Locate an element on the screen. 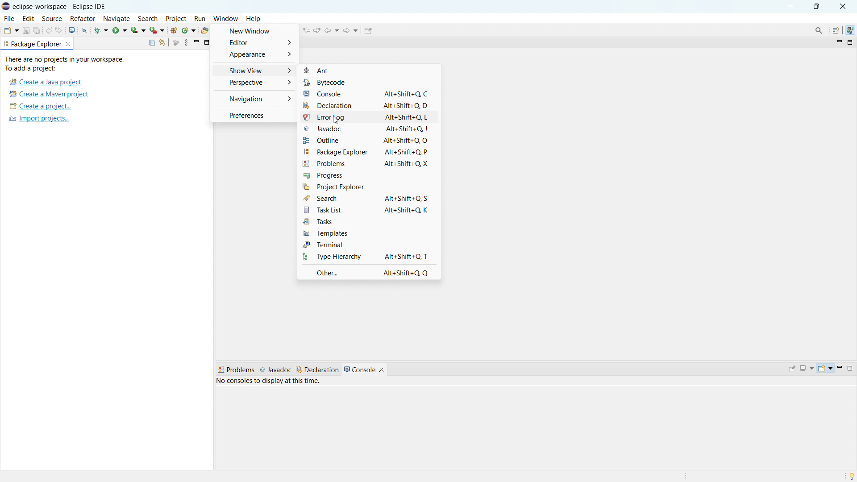  open console is located at coordinates (825, 369).